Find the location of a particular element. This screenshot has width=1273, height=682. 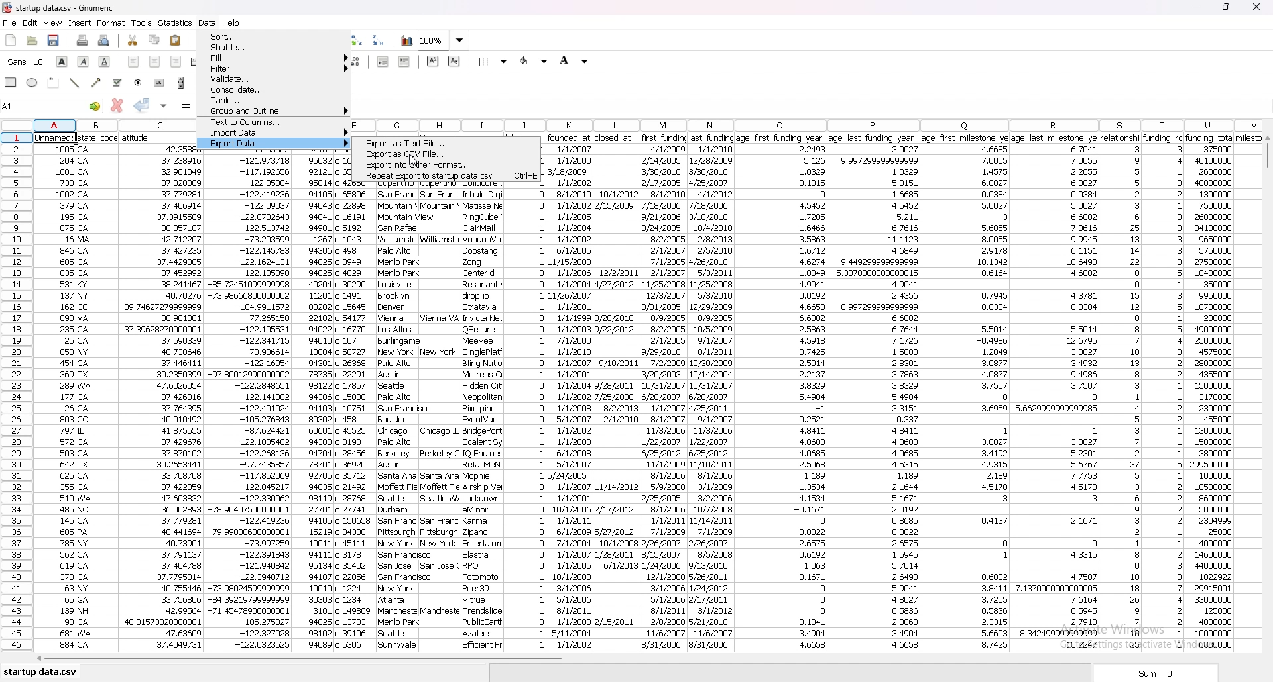

repeat export to file.csv is located at coordinates (446, 175).